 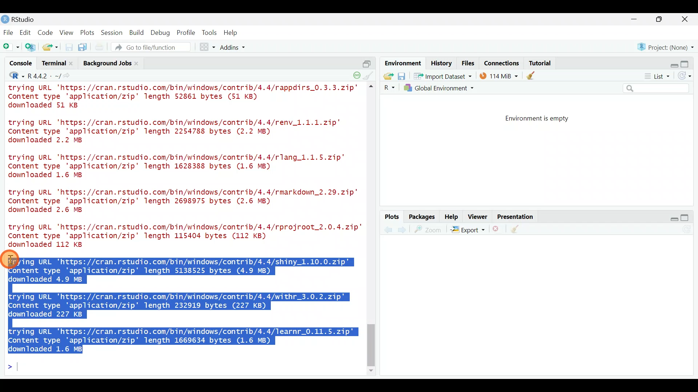 I want to click on Terminal, so click(x=53, y=64).